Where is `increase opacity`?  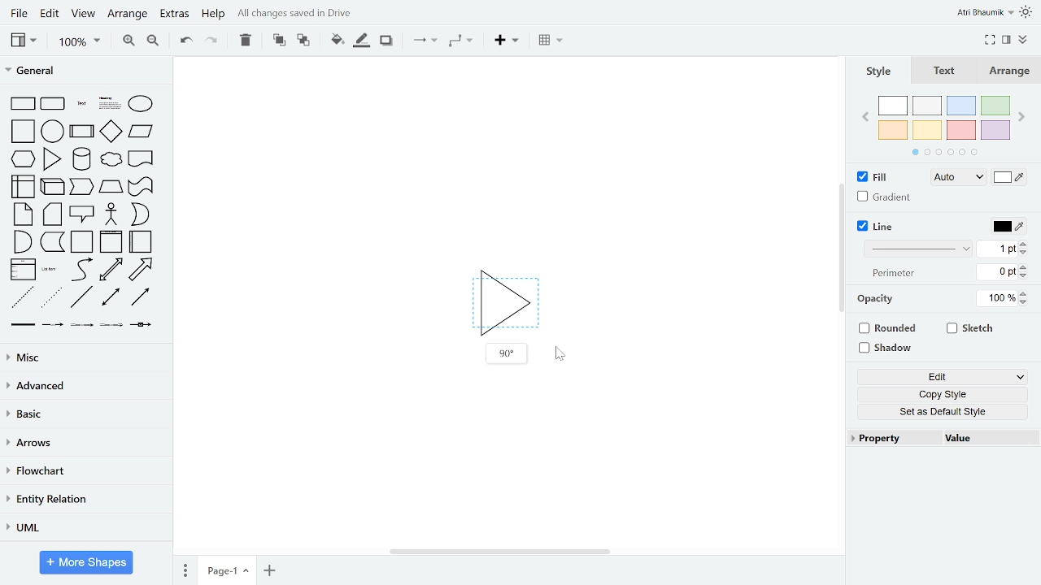 increase opacity is located at coordinates (1026, 293).